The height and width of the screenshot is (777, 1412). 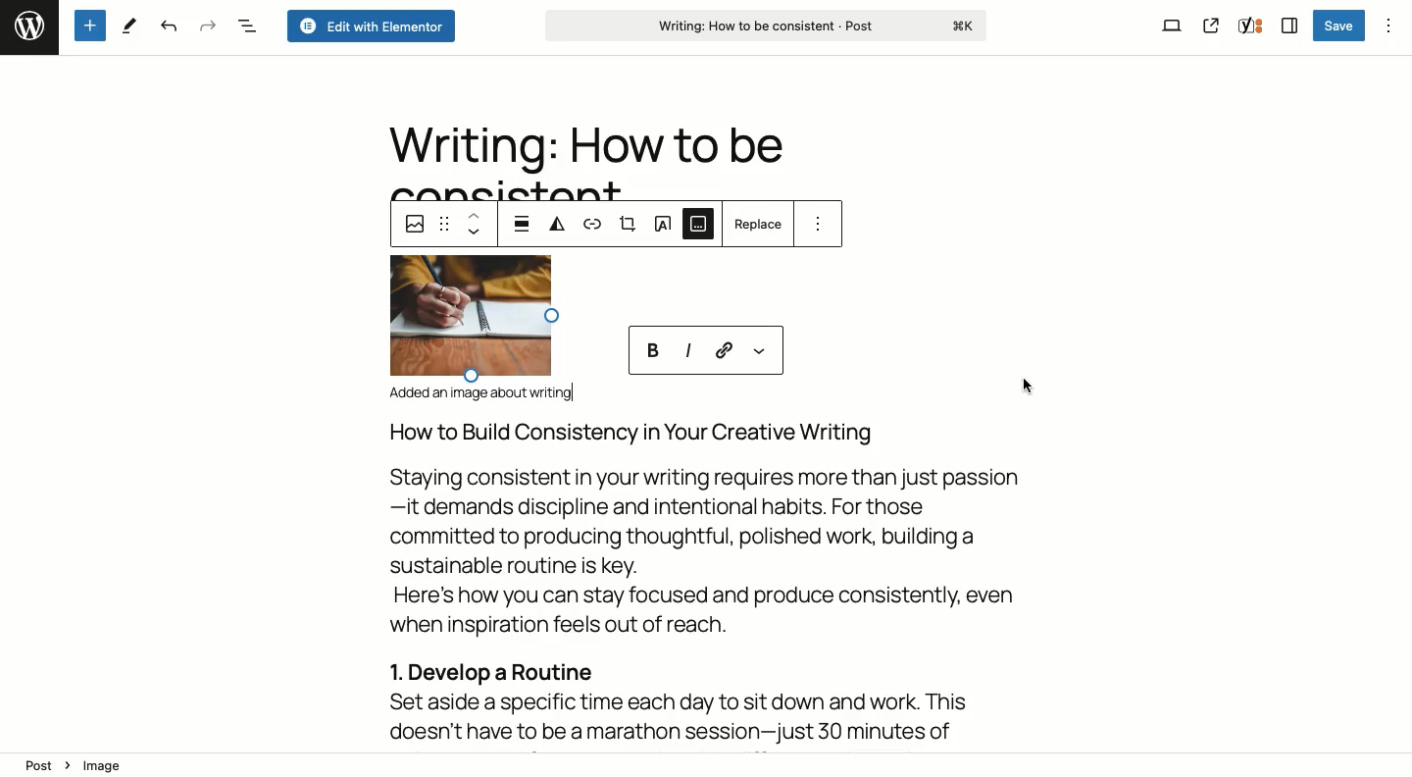 I want to click on Text over image, so click(x=664, y=223).